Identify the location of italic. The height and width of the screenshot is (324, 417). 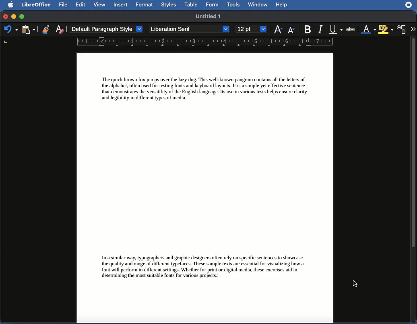
(320, 29).